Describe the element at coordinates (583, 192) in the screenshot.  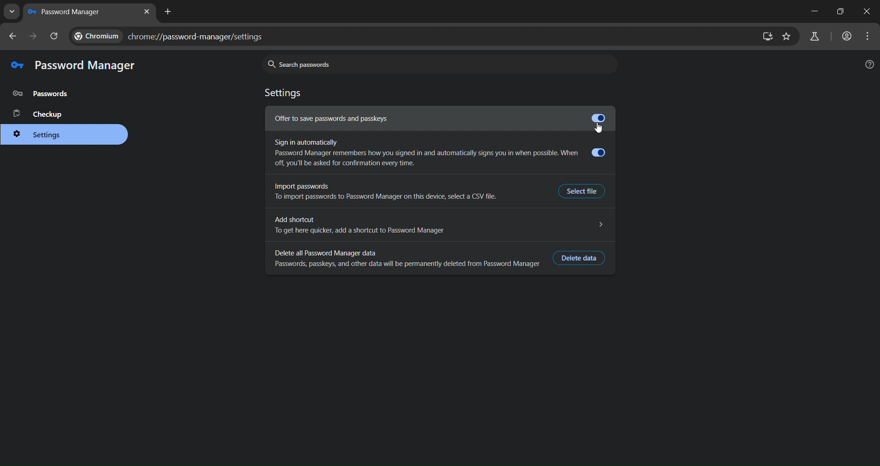
I see `Select File` at that location.